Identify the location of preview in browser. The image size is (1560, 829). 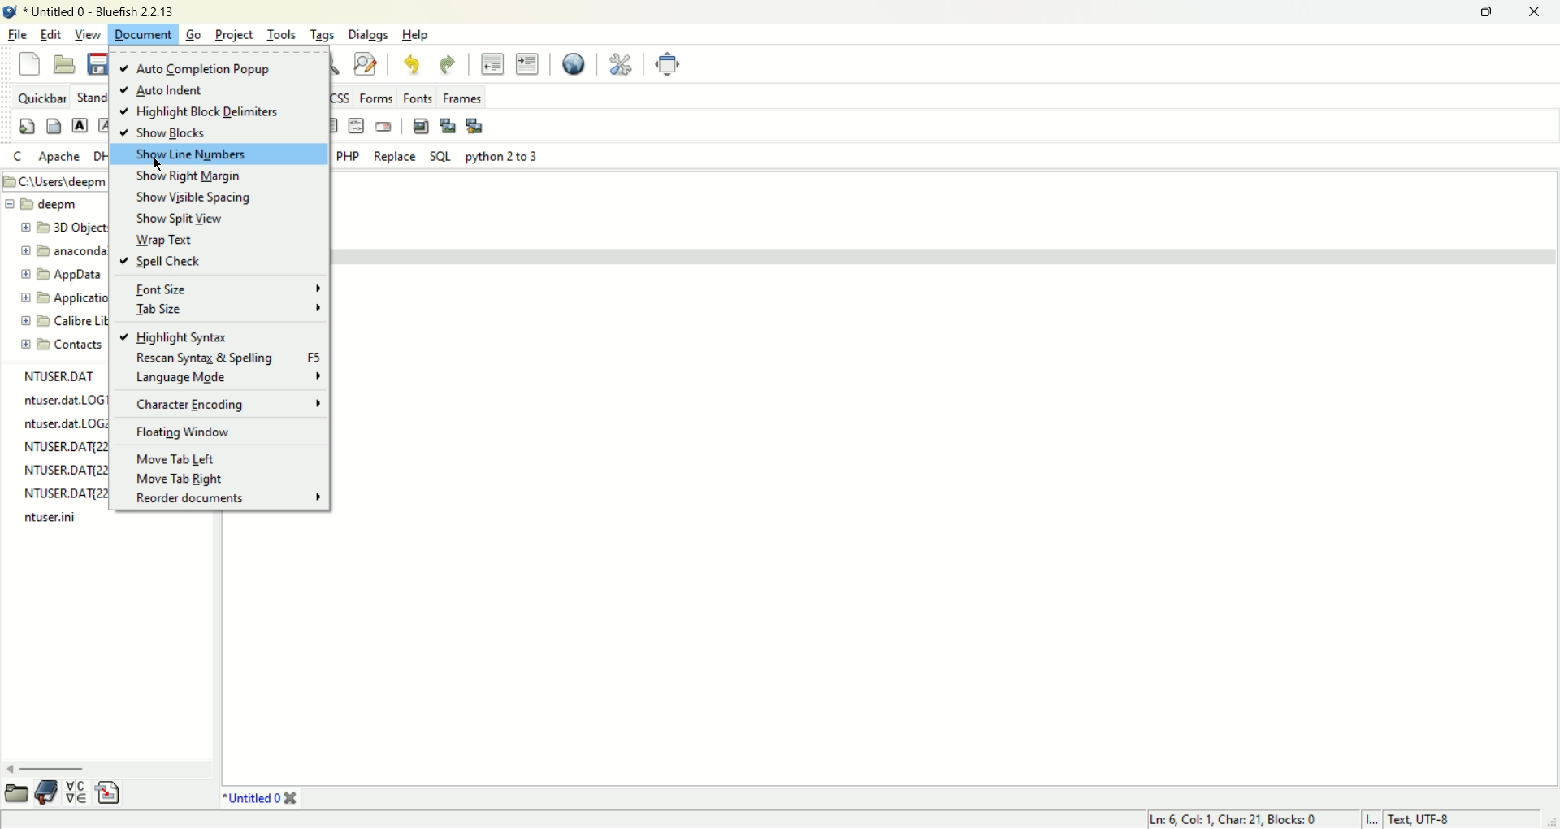
(575, 63).